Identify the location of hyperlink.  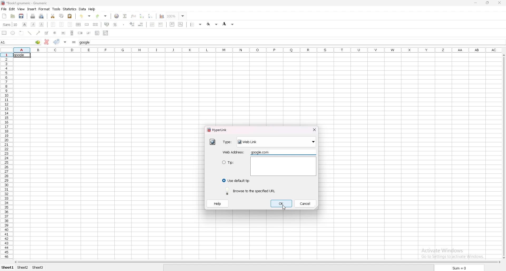
(218, 129).